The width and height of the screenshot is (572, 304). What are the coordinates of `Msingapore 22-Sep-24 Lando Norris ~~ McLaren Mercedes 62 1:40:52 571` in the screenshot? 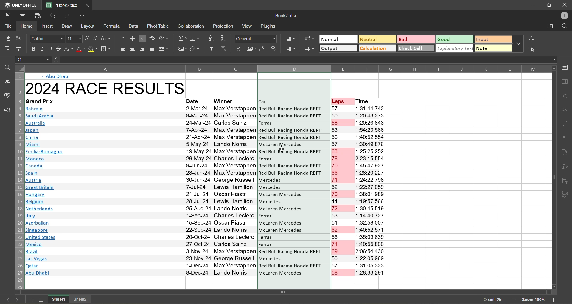 It's located at (208, 230).